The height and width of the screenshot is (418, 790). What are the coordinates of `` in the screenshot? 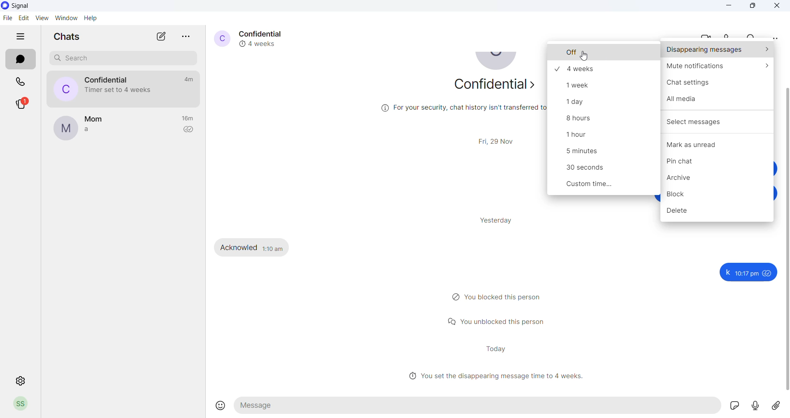 It's located at (734, 406).